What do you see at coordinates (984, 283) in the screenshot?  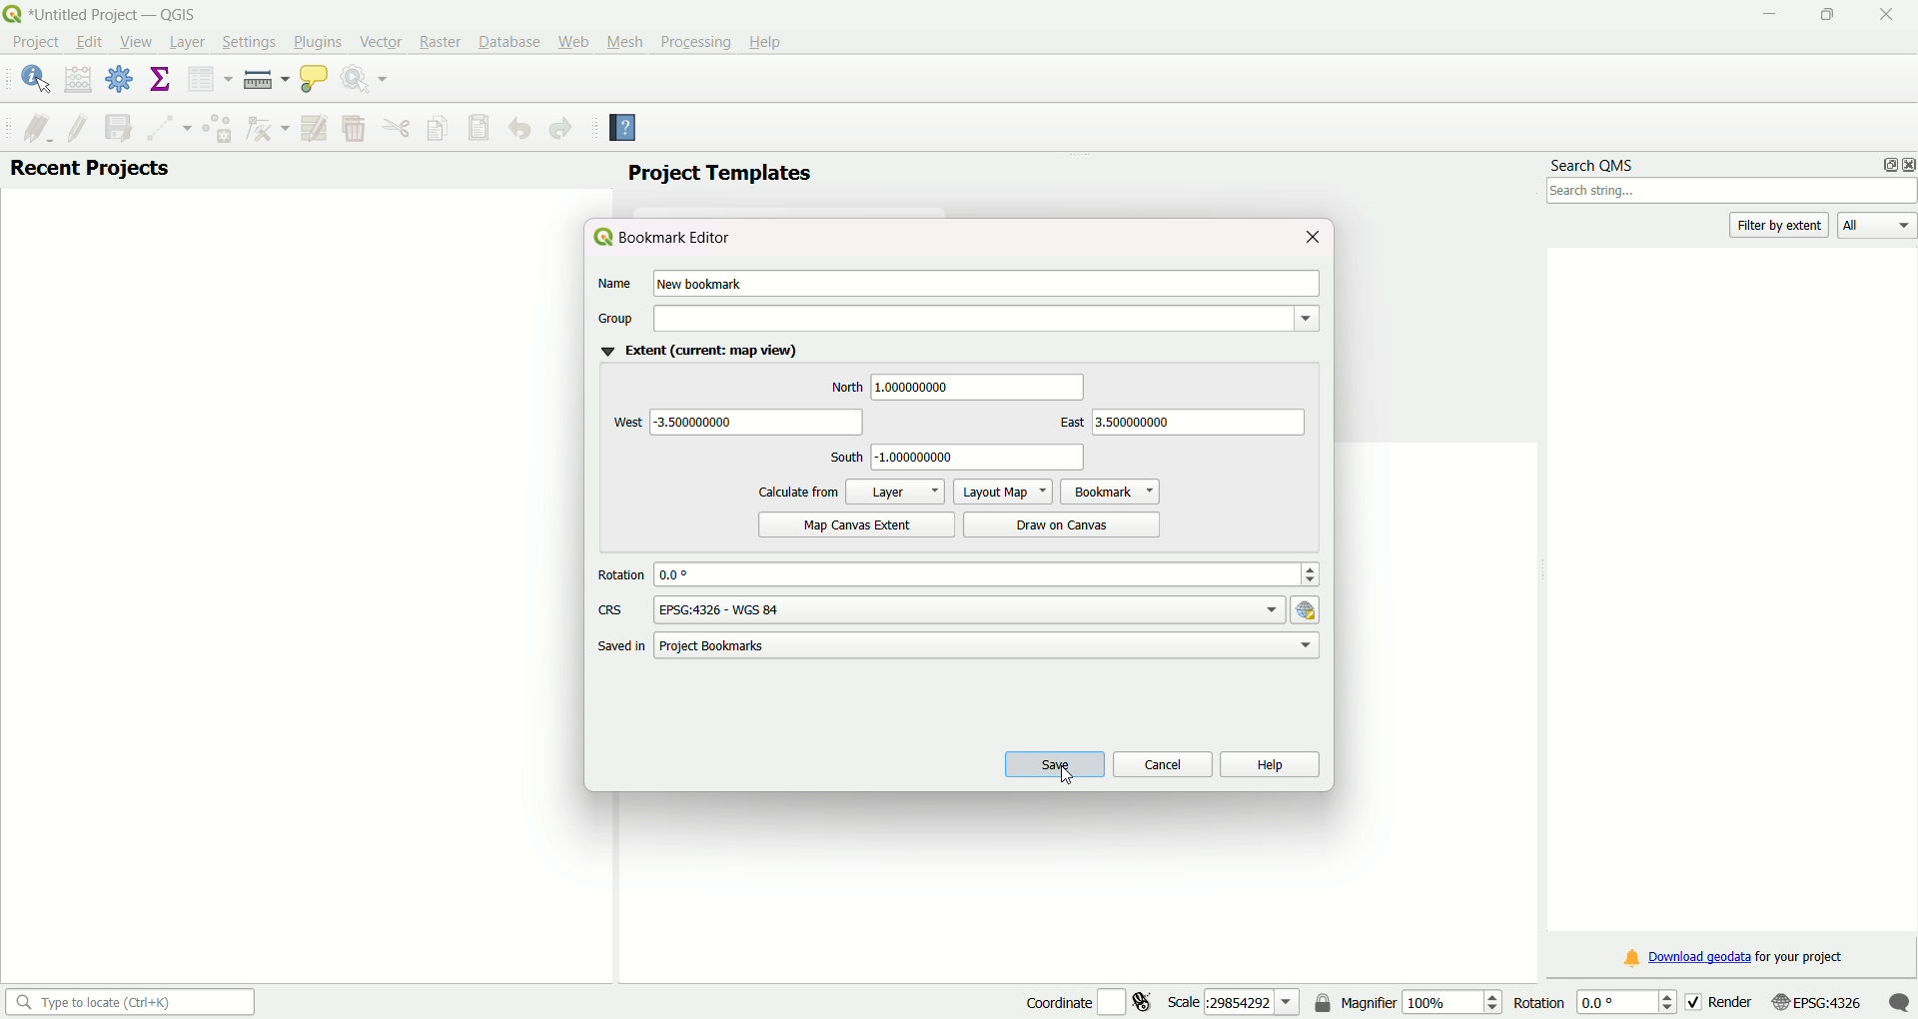 I see `text box` at bounding box center [984, 283].